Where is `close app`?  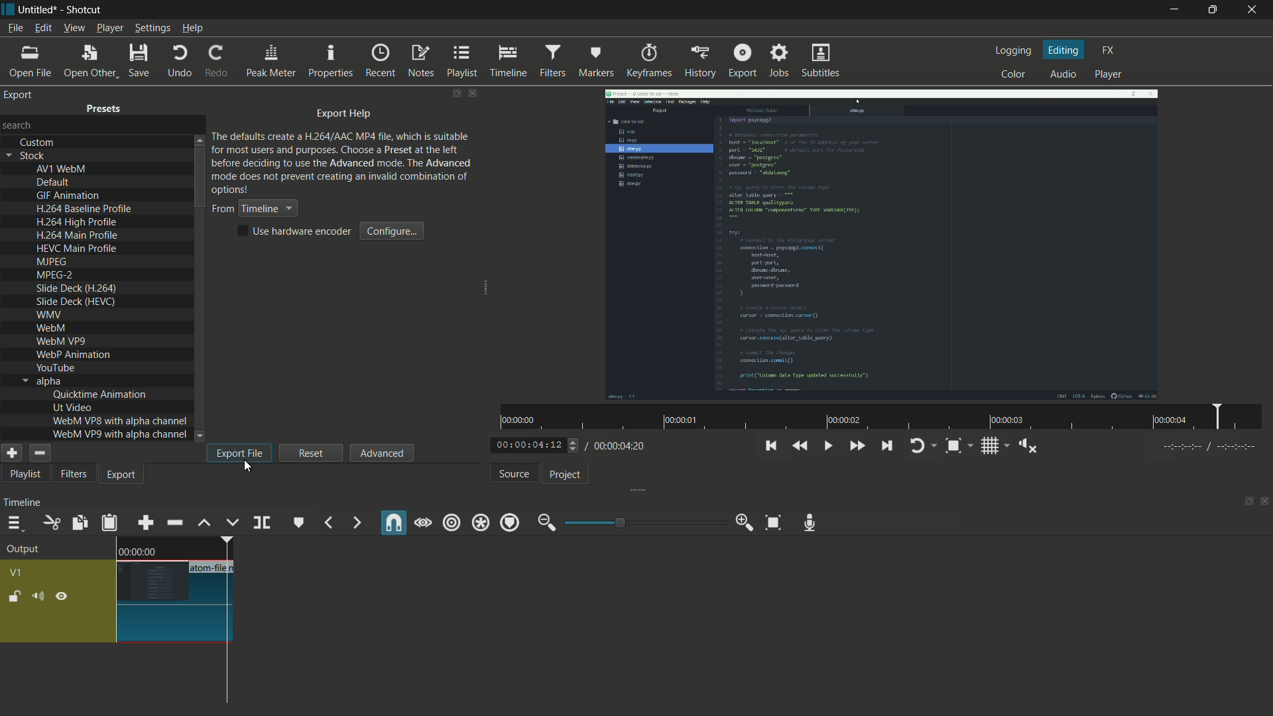 close app is located at coordinates (1256, 11).